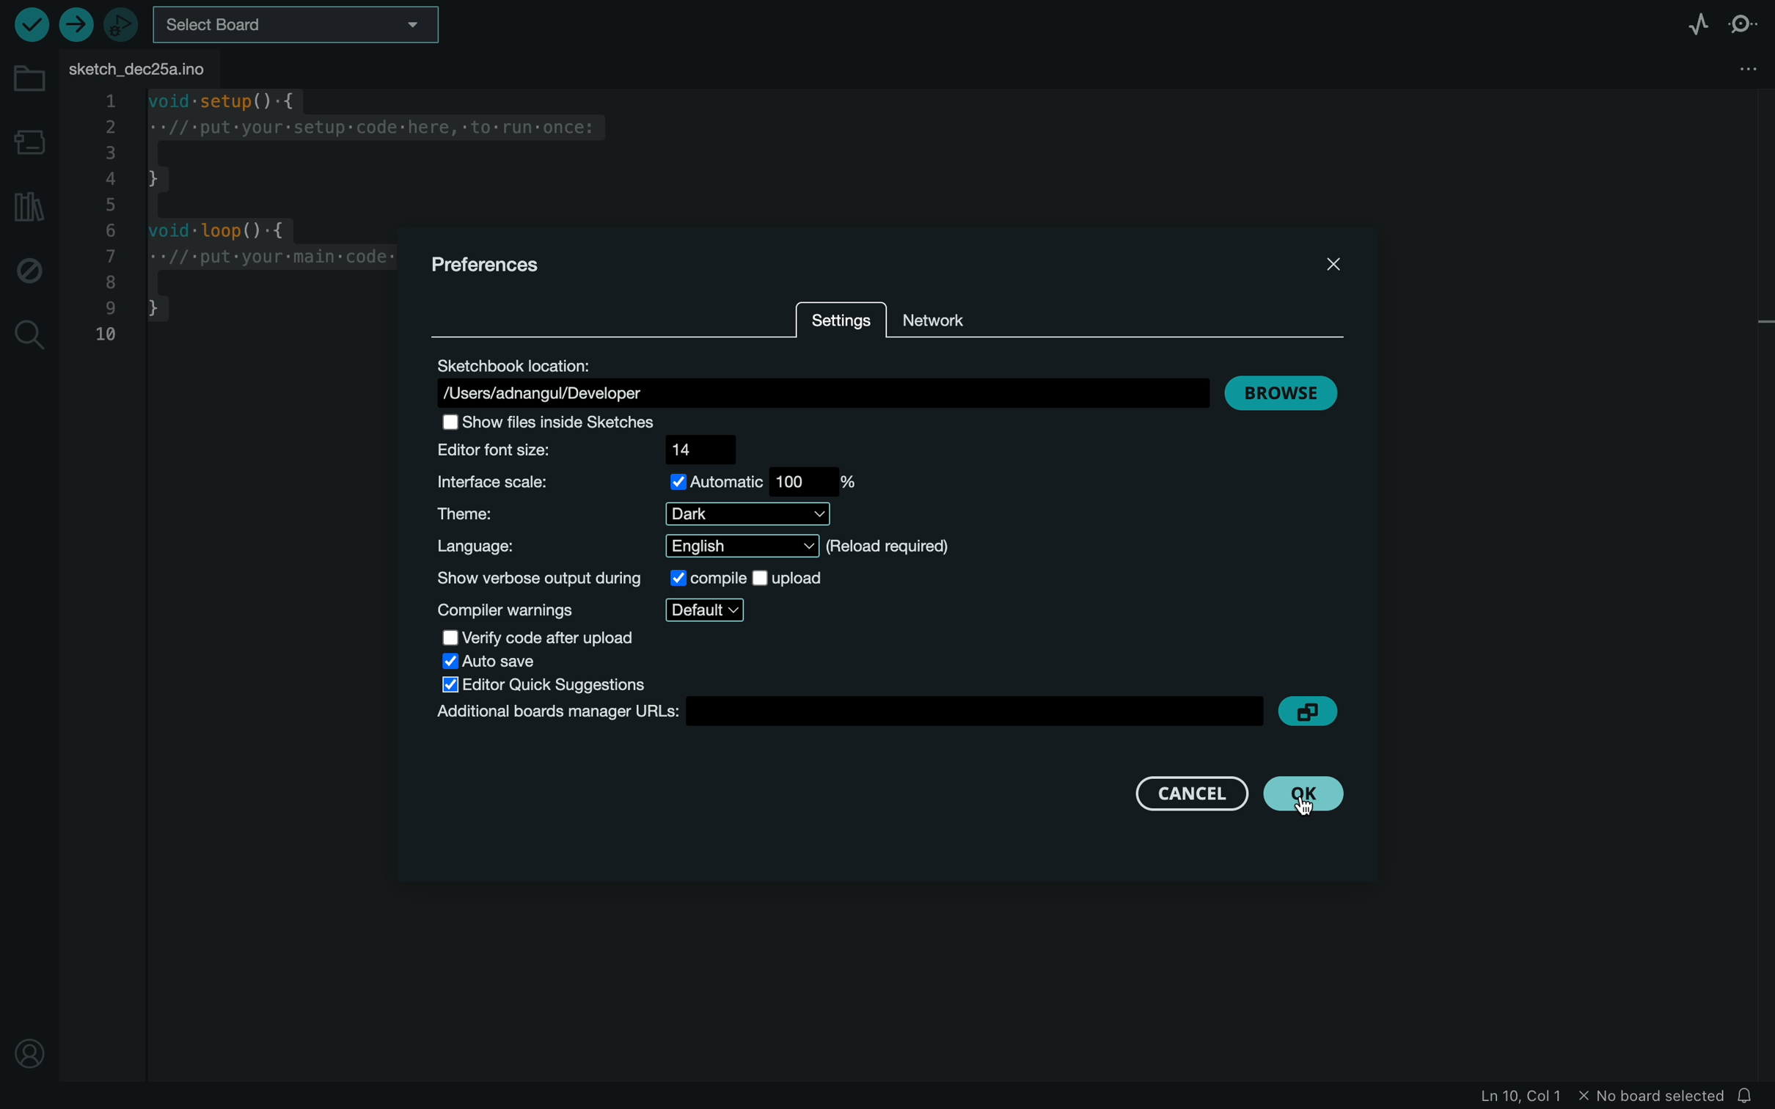 Image resolution: width=1775 pixels, height=1109 pixels. Describe the element at coordinates (34, 25) in the screenshot. I see `verify` at that location.